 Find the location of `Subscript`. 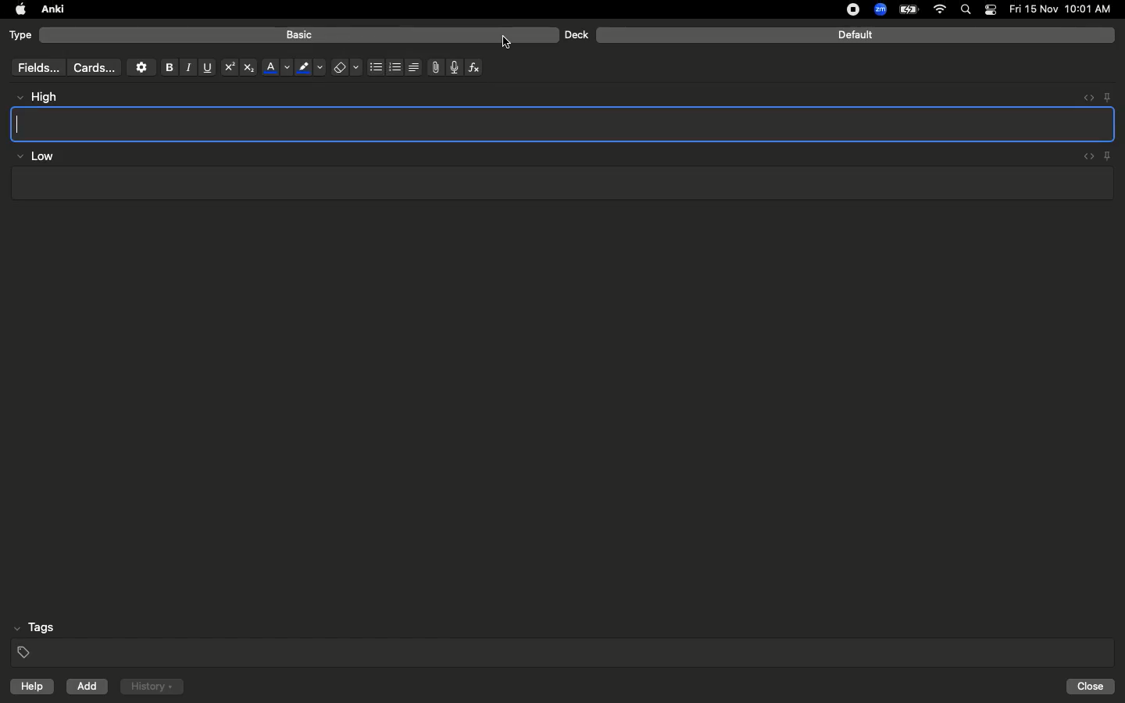

Subscript is located at coordinates (248, 68).